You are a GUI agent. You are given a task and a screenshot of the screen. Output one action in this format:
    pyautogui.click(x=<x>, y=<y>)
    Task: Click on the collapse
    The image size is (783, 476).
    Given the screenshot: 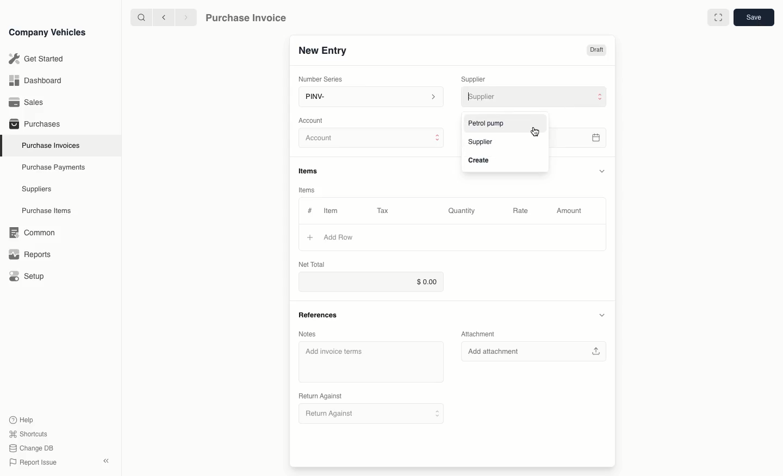 What is the action you would take?
    pyautogui.click(x=602, y=170)
    